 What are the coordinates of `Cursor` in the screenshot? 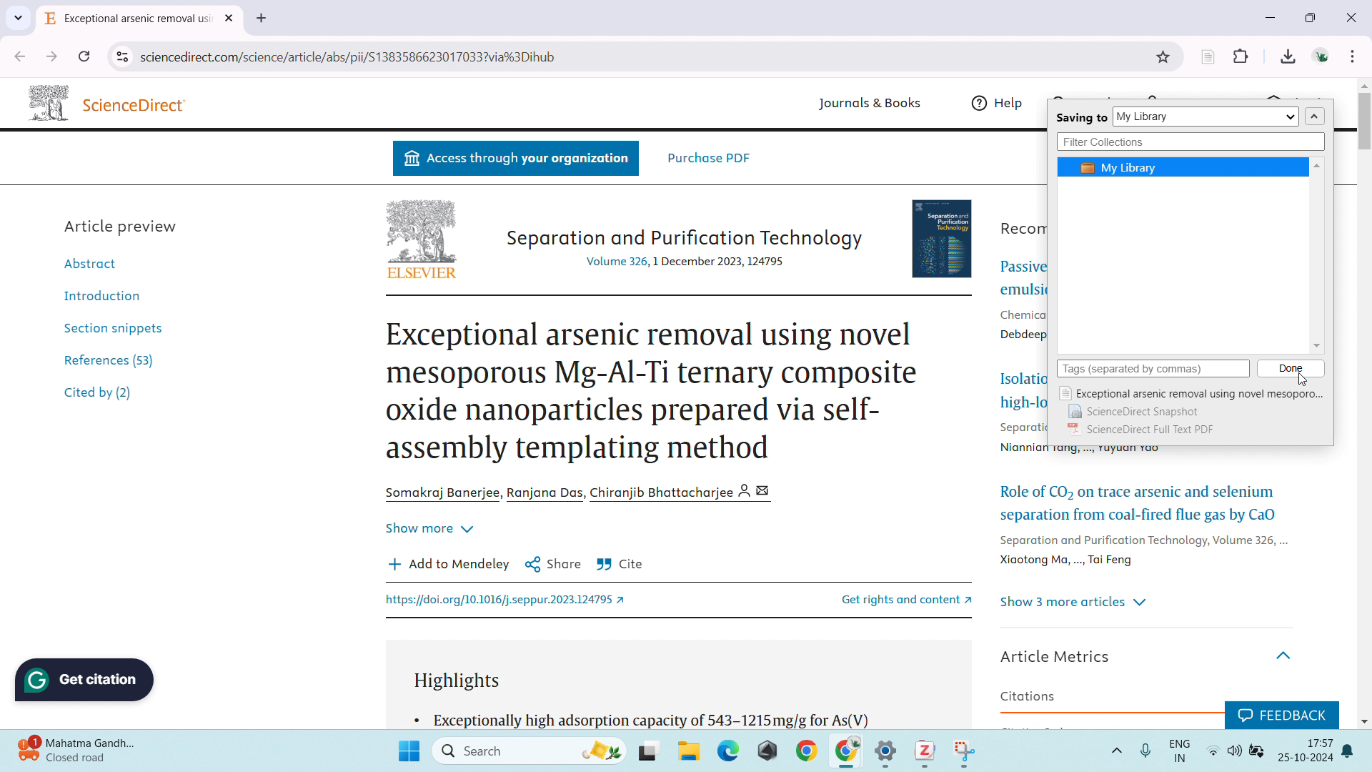 It's located at (1304, 380).